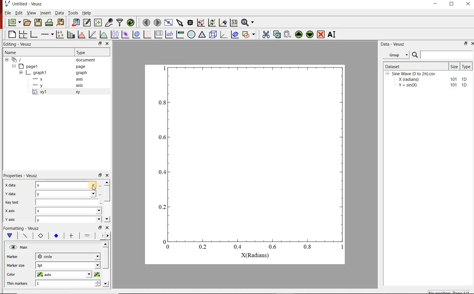  What do you see at coordinates (16, 256) in the screenshot?
I see `Marker size` at bounding box center [16, 256].